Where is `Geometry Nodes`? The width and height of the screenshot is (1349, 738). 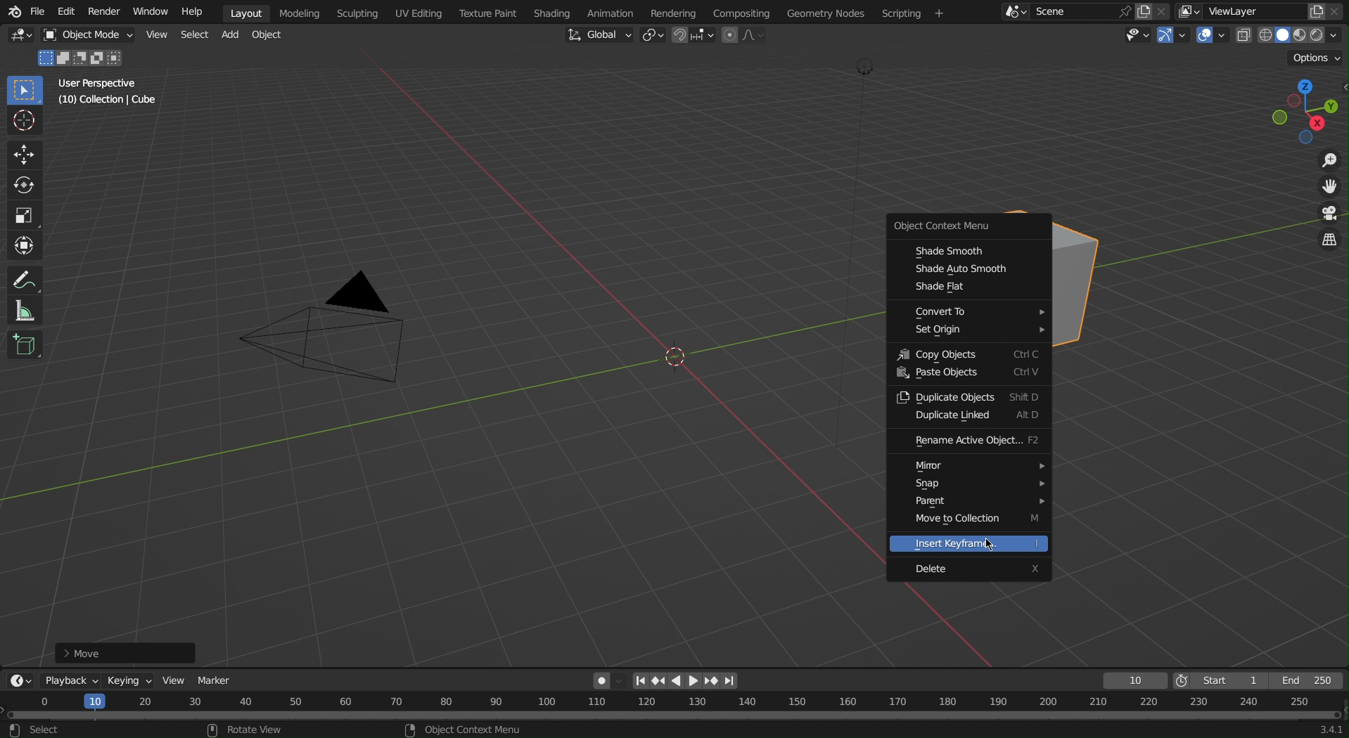
Geometry Nodes is located at coordinates (834, 12).